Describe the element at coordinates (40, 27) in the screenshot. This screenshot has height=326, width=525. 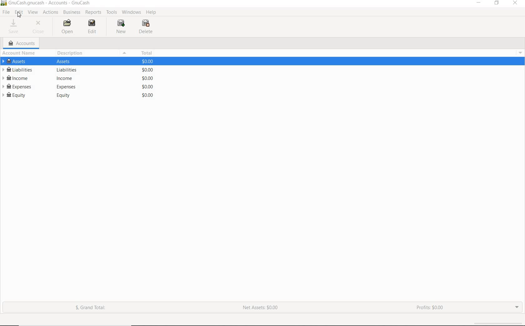
I see `CLOSE` at that location.